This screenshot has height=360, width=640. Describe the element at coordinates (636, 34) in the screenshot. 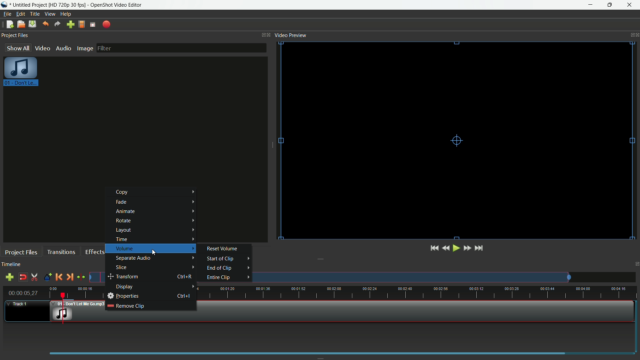

I see `close video preview` at that location.